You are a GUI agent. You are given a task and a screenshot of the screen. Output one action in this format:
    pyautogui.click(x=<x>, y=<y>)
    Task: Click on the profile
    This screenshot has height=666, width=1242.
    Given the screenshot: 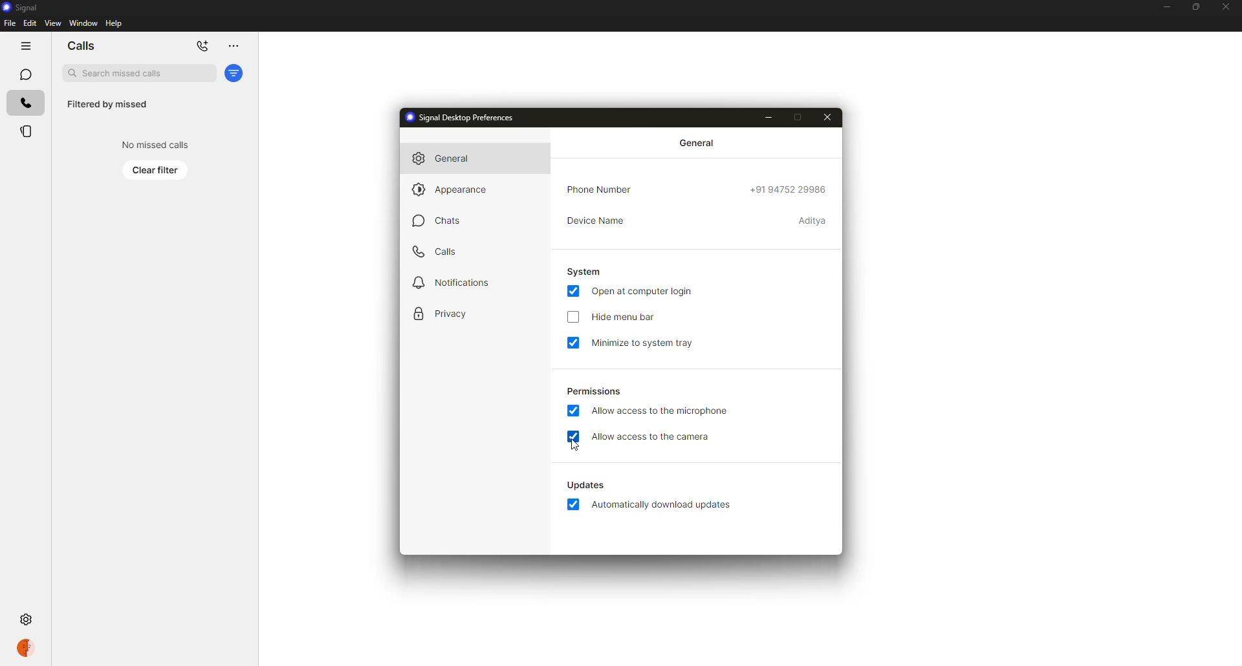 What is the action you would take?
    pyautogui.click(x=25, y=648)
    